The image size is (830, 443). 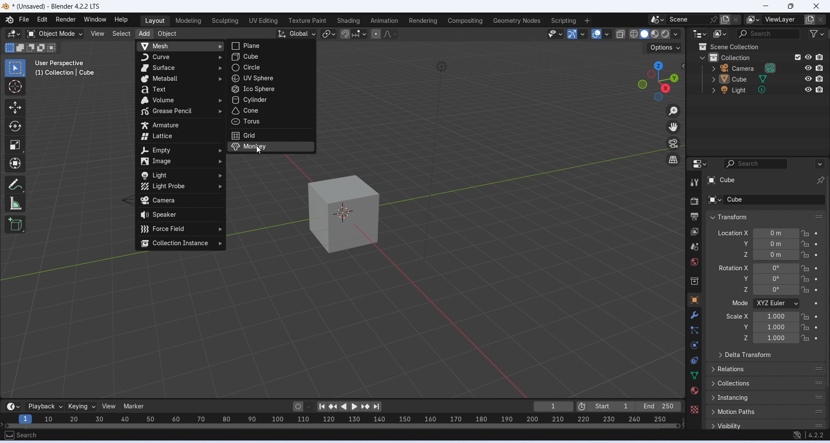 I want to click on delta transform, so click(x=766, y=355).